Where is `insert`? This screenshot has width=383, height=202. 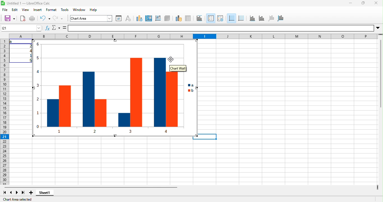 insert is located at coordinates (38, 10).